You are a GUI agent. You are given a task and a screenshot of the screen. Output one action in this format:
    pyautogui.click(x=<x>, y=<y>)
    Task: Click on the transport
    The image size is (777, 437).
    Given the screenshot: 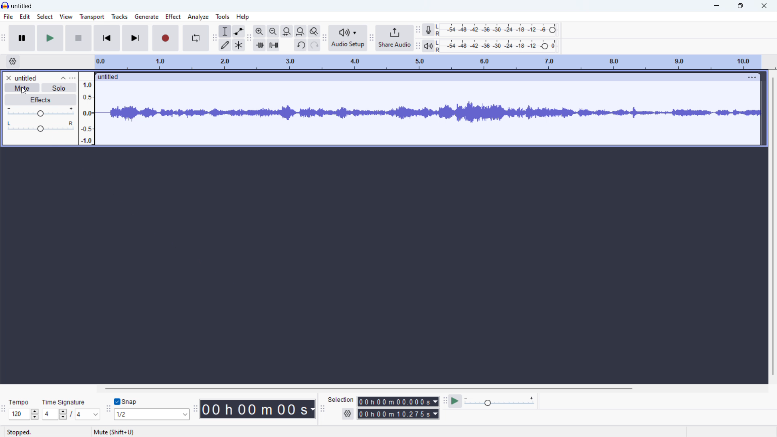 What is the action you would take?
    pyautogui.click(x=92, y=17)
    